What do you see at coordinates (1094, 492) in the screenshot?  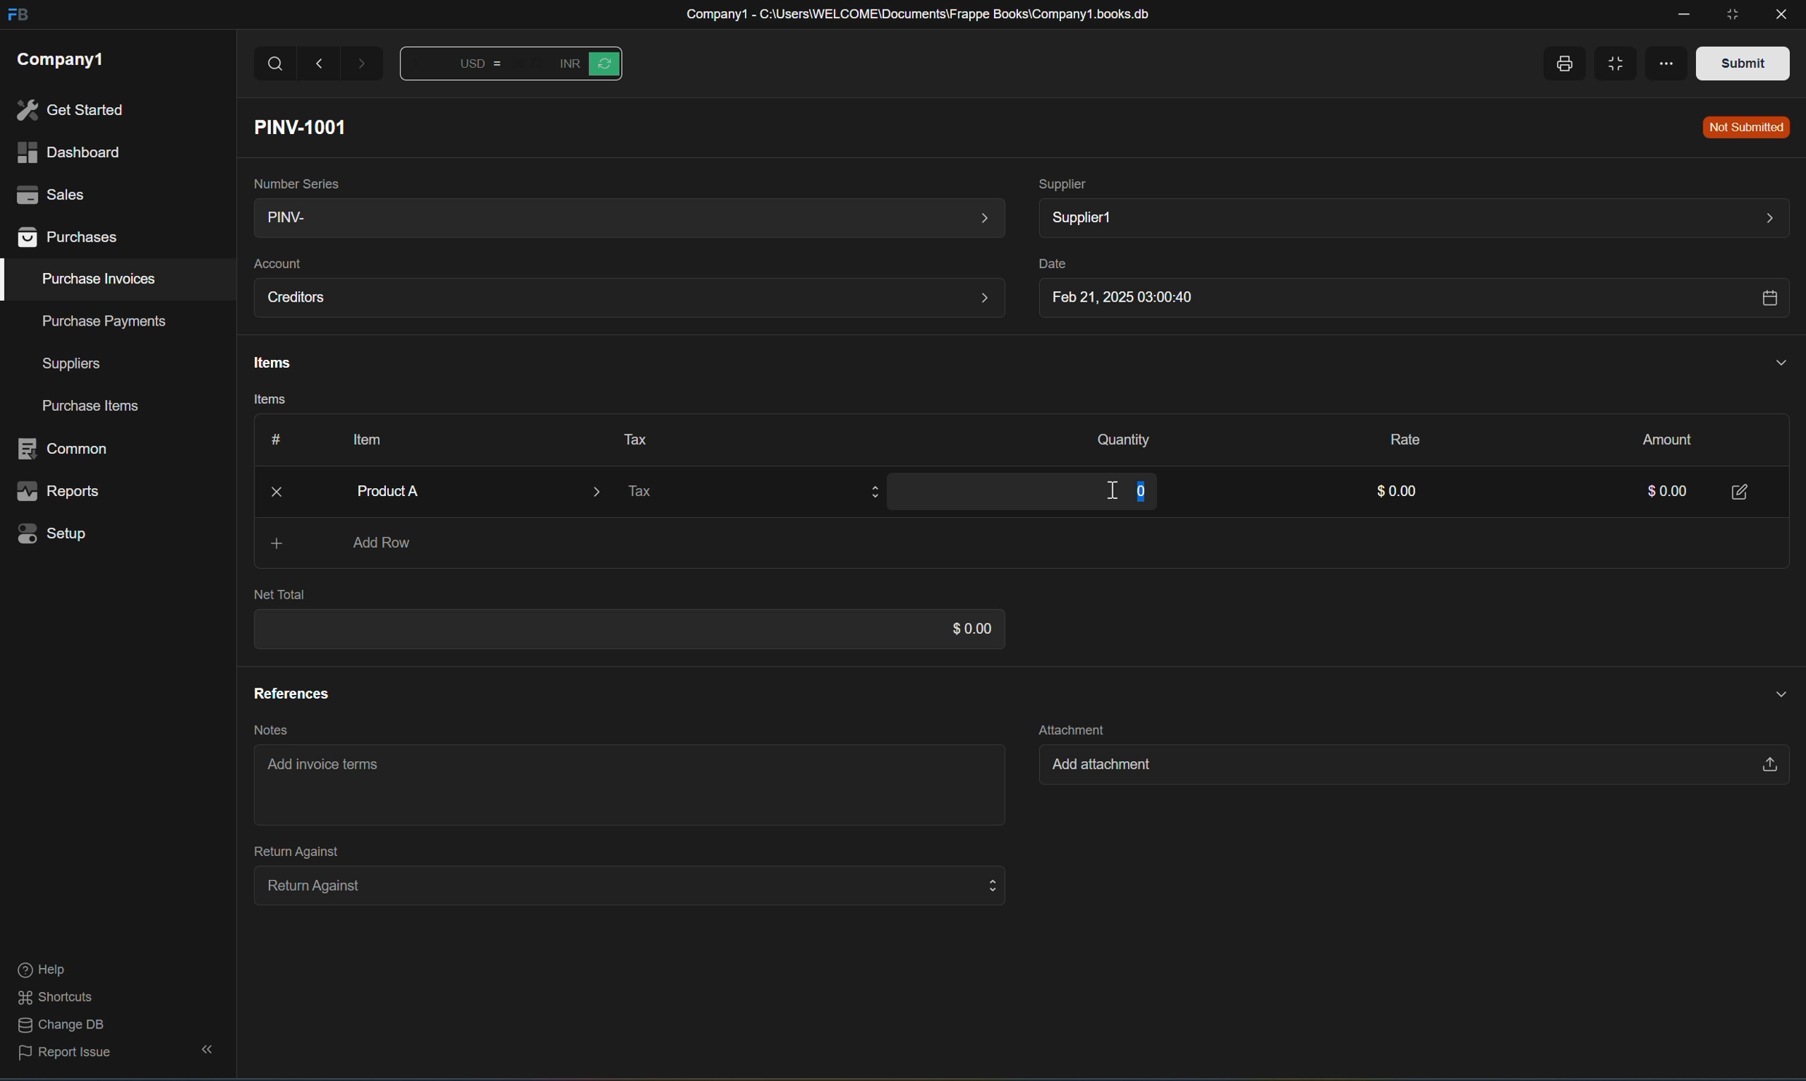 I see `cursor` at bounding box center [1094, 492].